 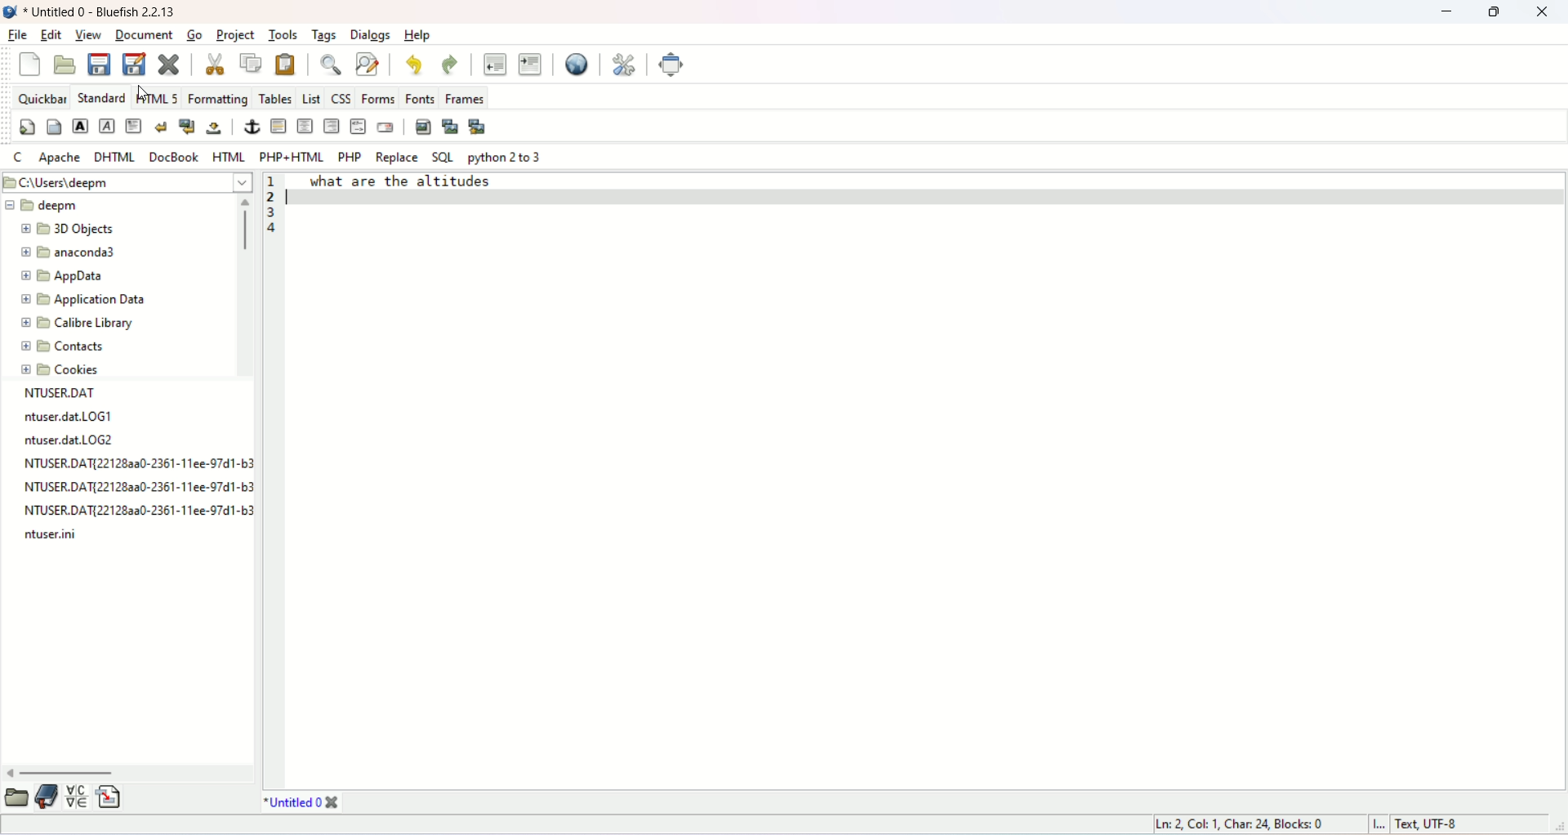 What do you see at coordinates (18, 797) in the screenshot?
I see `open` at bounding box center [18, 797].